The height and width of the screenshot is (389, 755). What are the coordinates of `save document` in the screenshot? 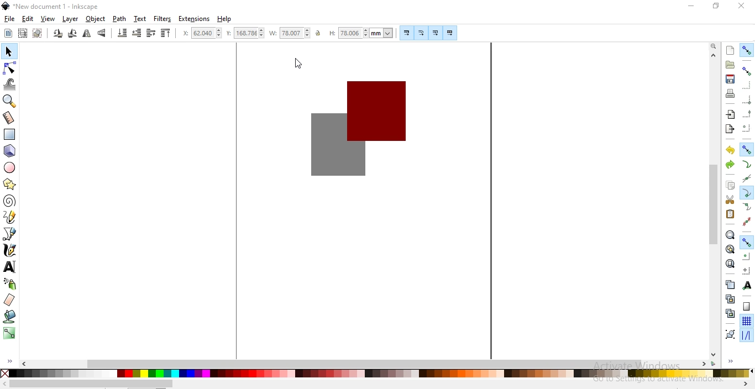 It's located at (729, 79).